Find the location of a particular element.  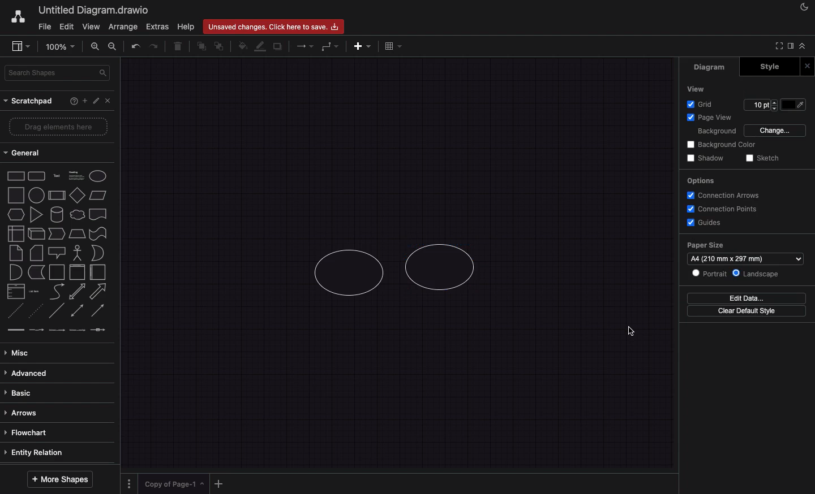

format is located at coordinates (791, 47).